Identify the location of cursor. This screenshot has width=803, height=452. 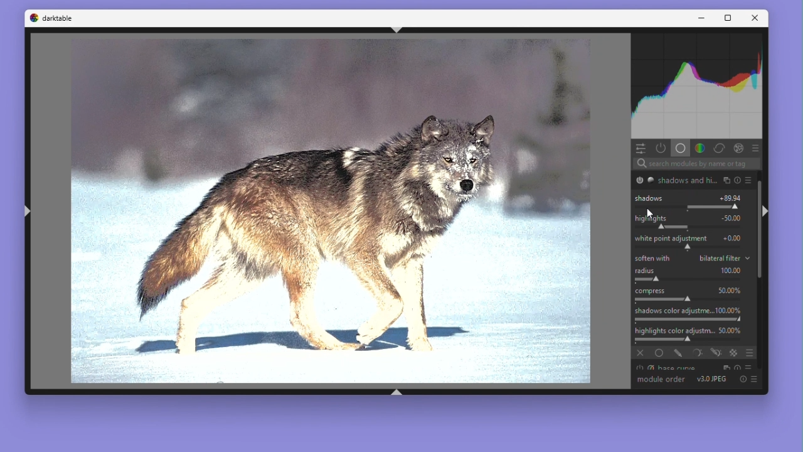
(649, 214).